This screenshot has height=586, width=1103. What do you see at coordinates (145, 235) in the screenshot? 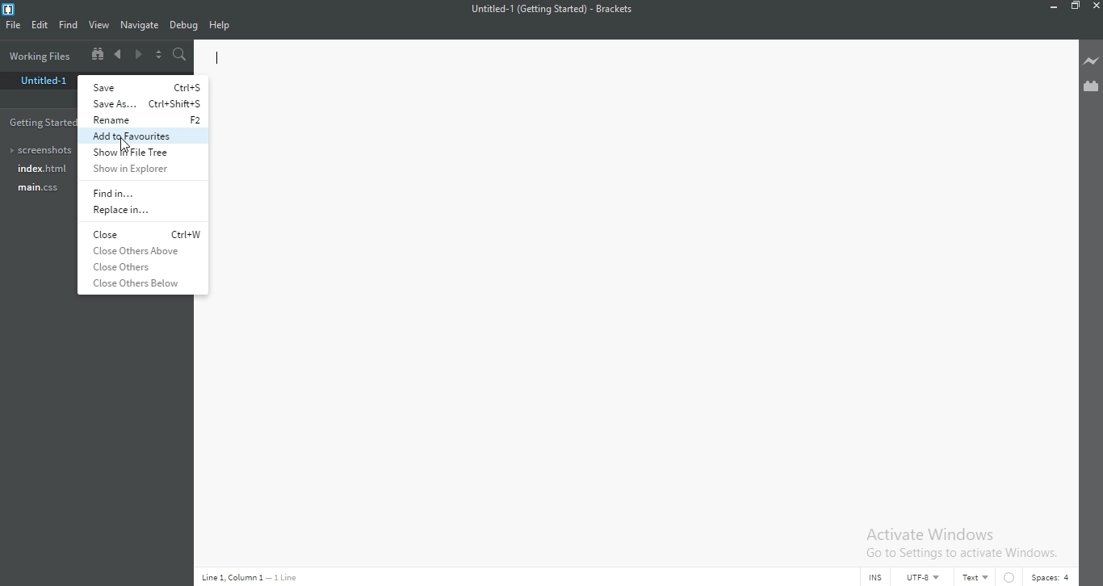
I see `close` at bounding box center [145, 235].